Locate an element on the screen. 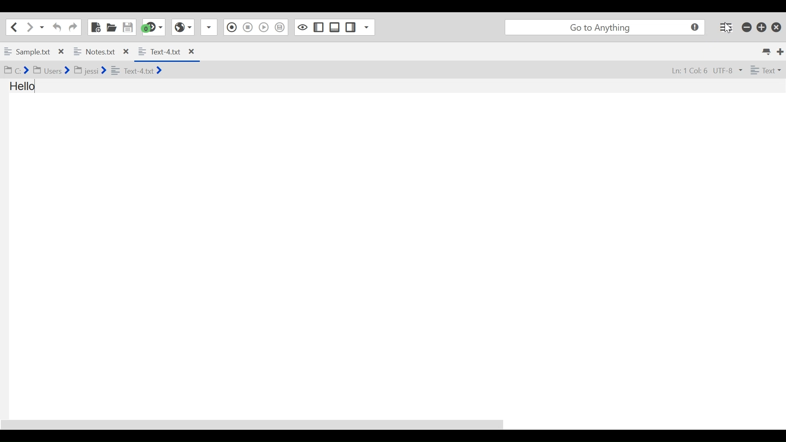 The image size is (786, 442). View in Browser is located at coordinates (183, 27).